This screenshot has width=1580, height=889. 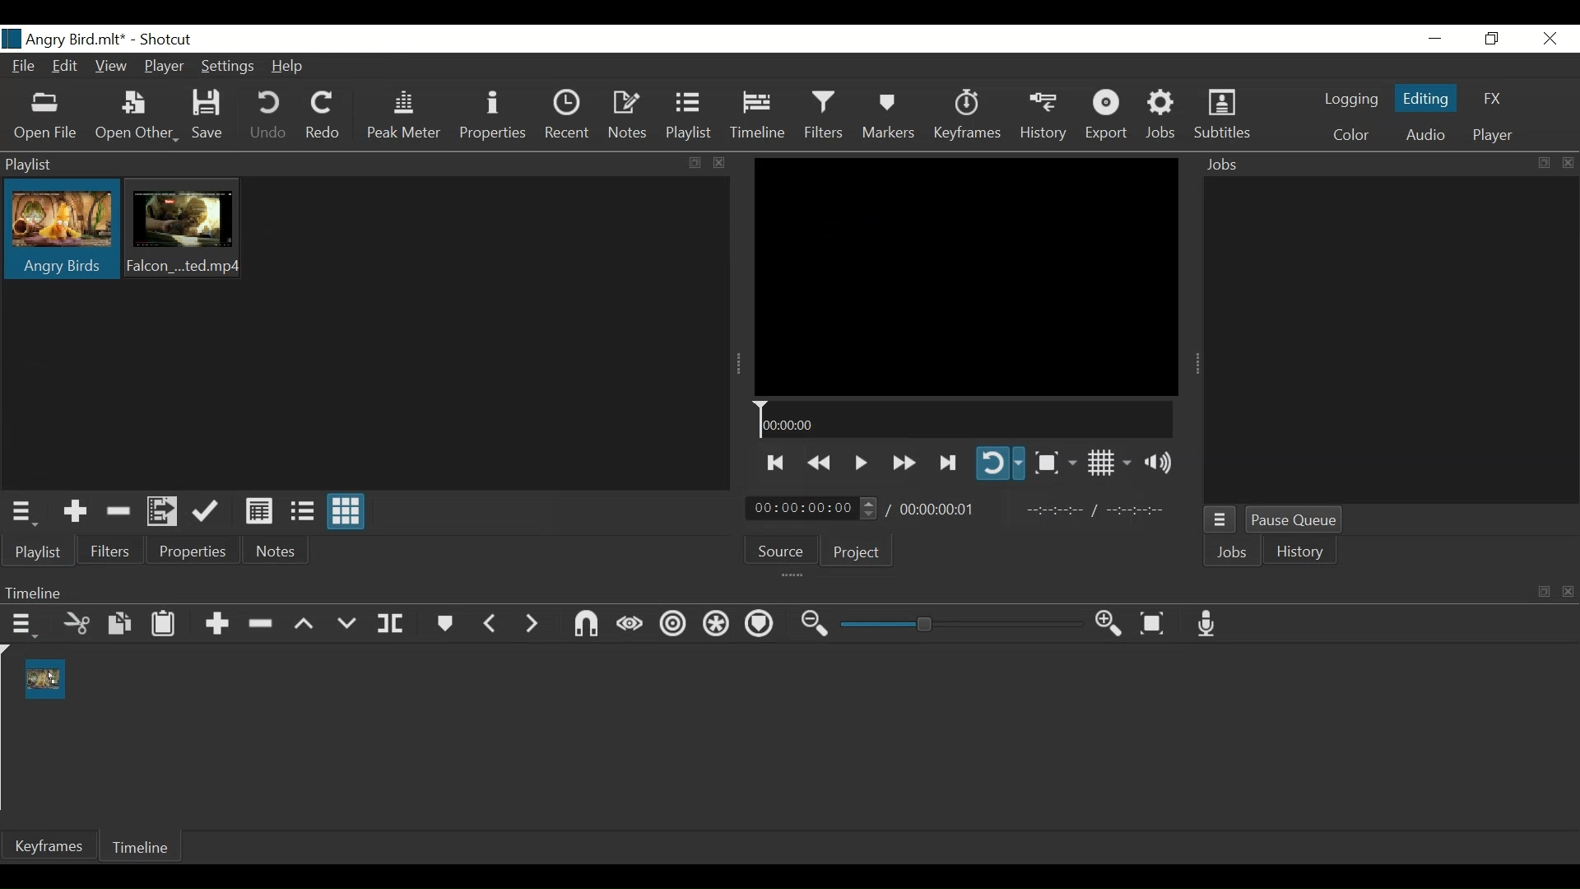 I want to click on Toggle player looping, so click(x=1000, y=464).